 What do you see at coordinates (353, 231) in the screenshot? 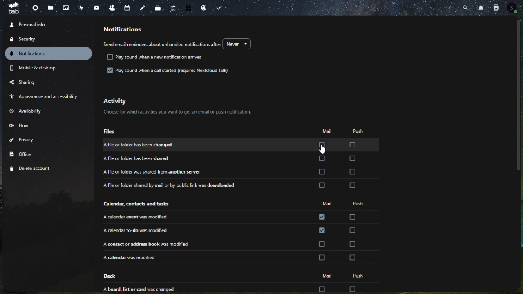
I see `check box` at bounding box center [353, 231].